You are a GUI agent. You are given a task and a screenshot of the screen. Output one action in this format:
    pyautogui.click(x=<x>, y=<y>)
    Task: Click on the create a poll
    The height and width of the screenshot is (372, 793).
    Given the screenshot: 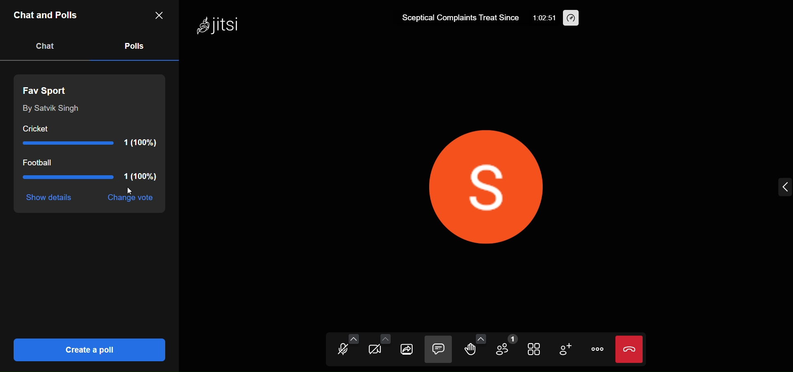 What is the action you would take?
    pyautogui.click(x=88, y=349)
    